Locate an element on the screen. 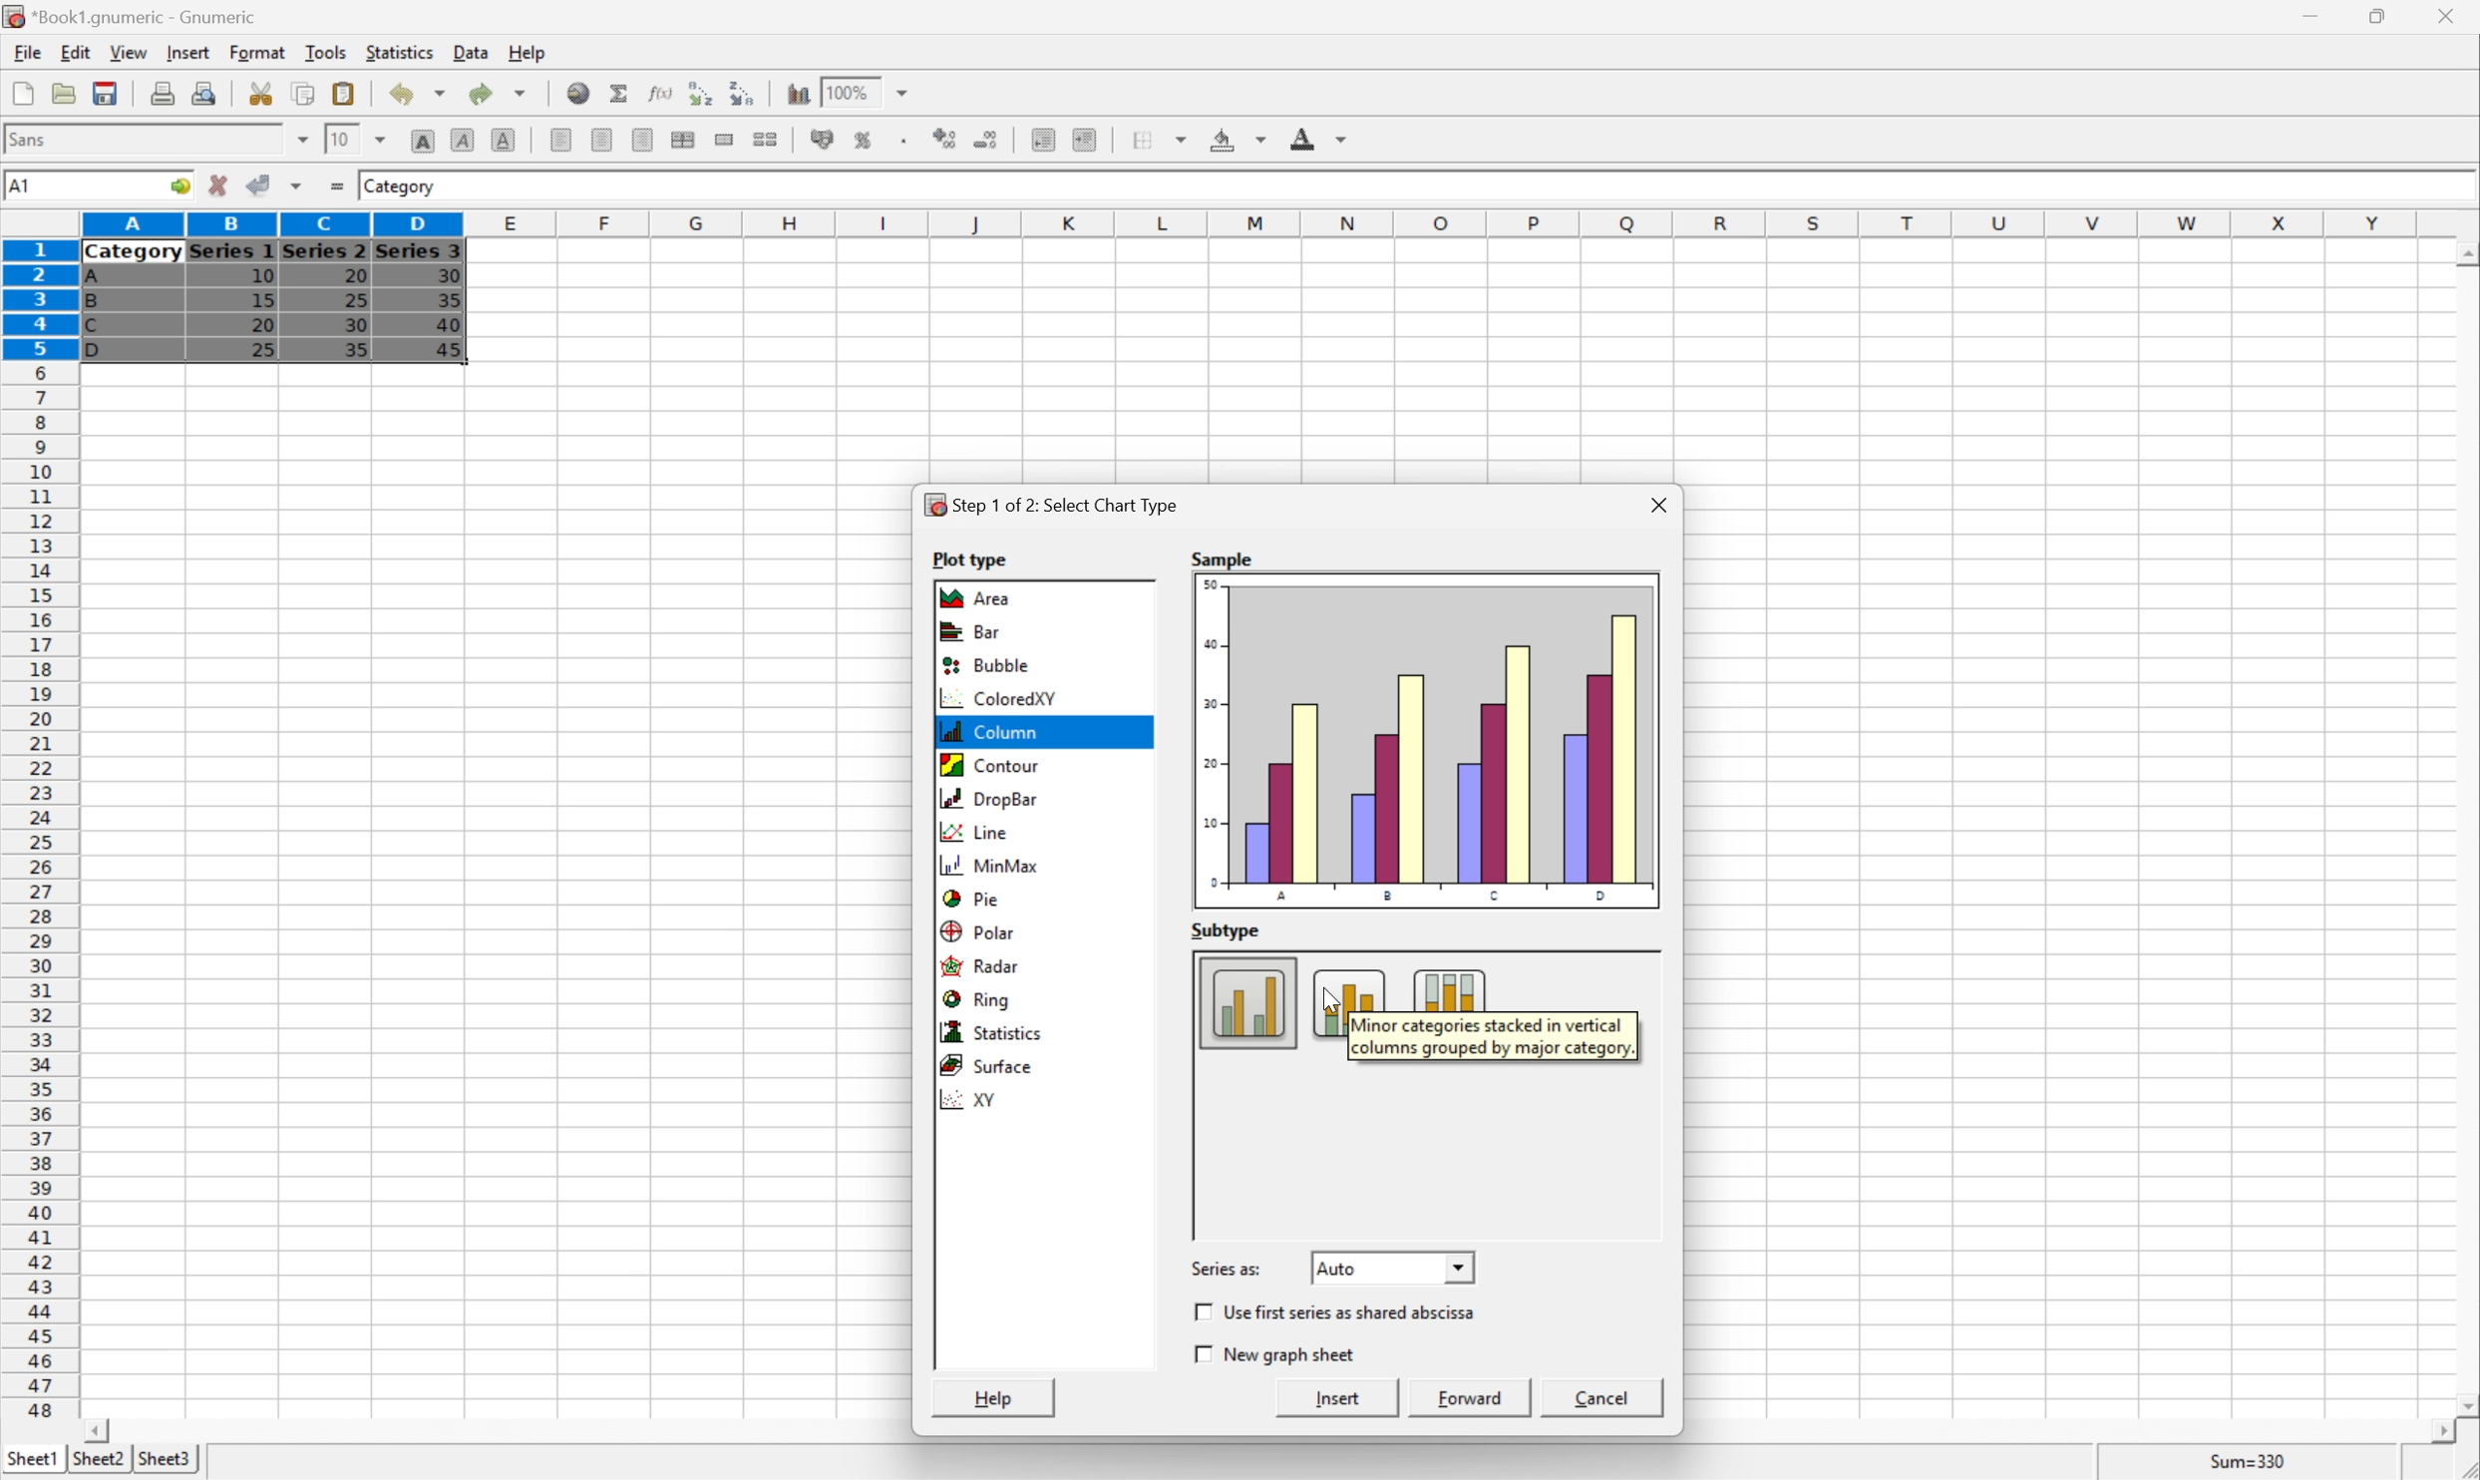 The width and height of the screenshot is (2480, 1480). 15 is located at coordinates (263, 299).